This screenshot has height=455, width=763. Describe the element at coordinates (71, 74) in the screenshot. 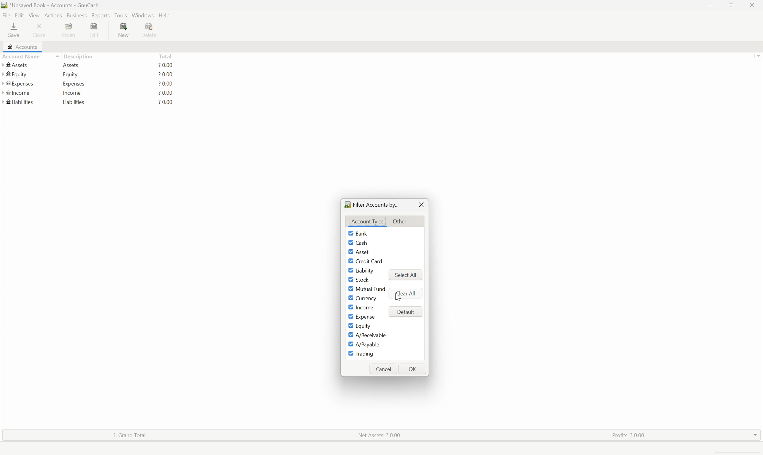

I see `Equity` at that location.